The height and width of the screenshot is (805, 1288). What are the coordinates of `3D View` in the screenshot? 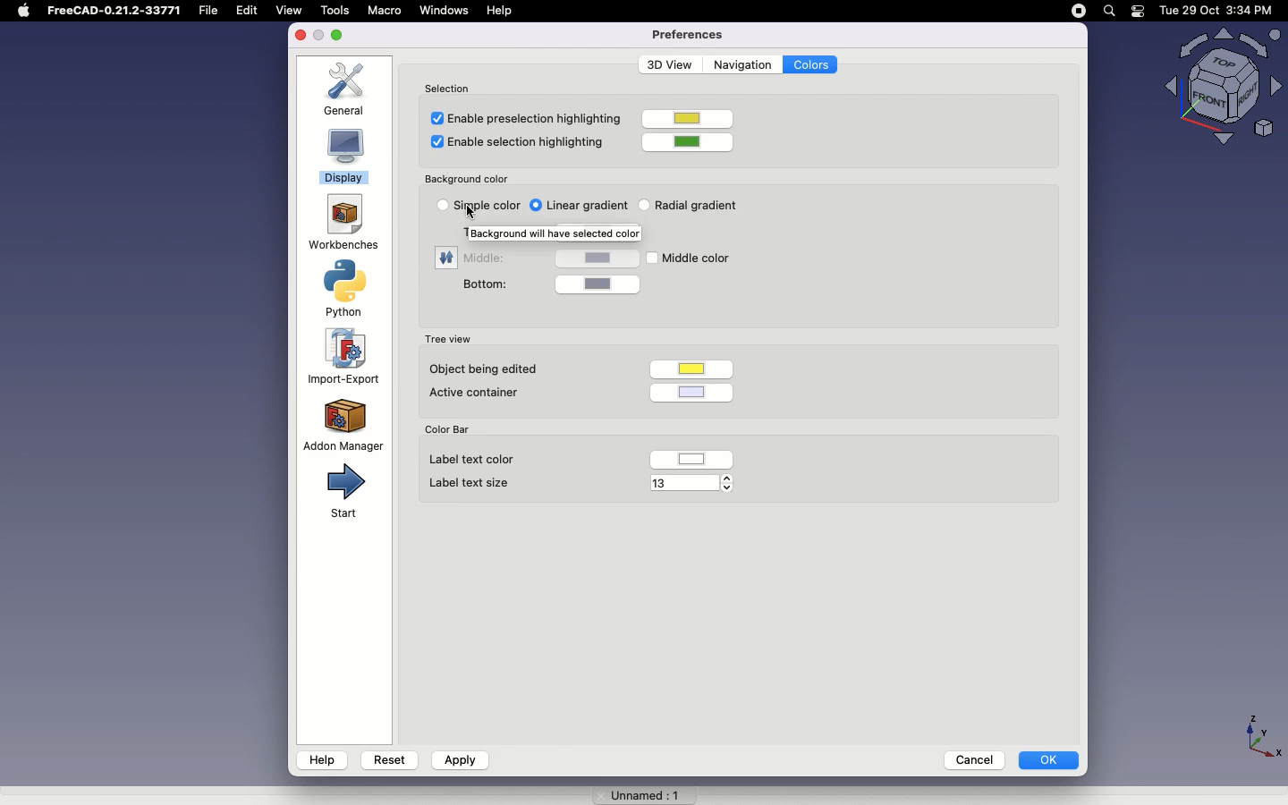 It's located at (666, 64).